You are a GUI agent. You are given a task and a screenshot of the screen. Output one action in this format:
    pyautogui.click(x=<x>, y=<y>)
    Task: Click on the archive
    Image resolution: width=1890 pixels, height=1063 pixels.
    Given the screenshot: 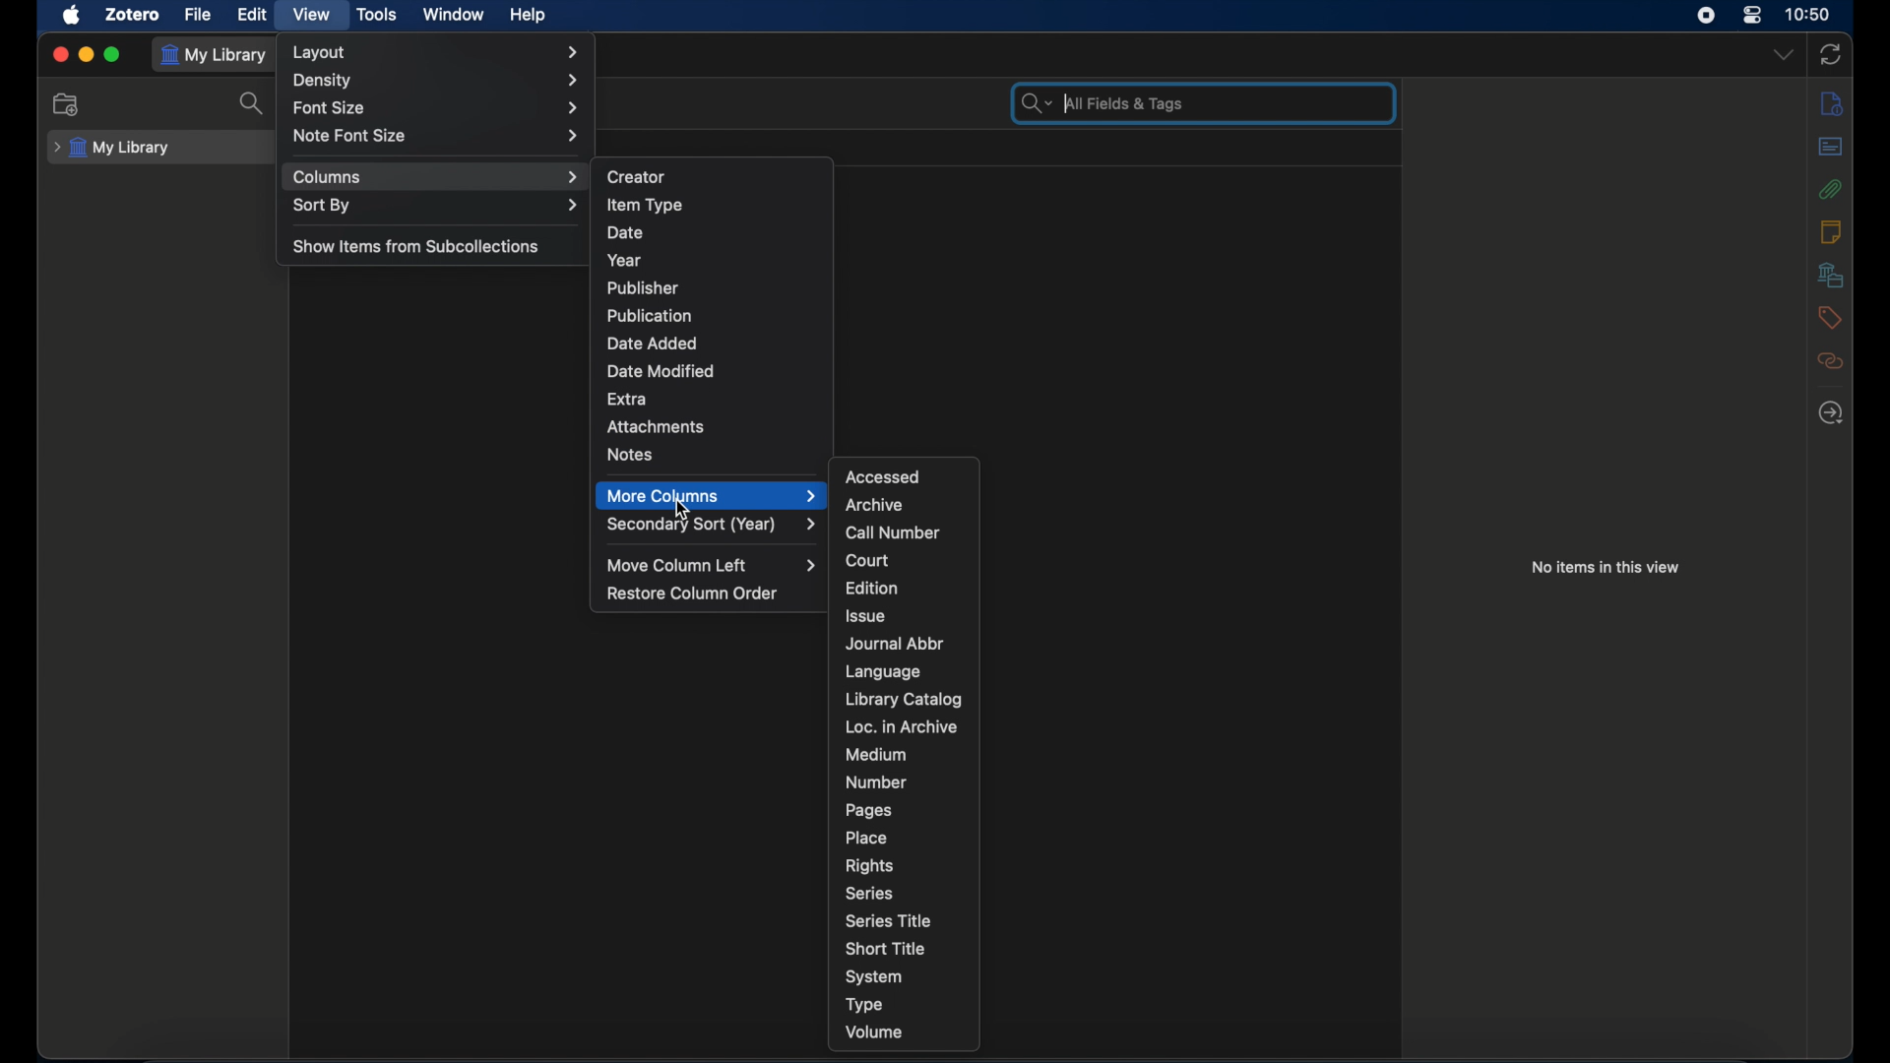 What is the action you would take?
    pyautogui.click(x=875, y=504)
    